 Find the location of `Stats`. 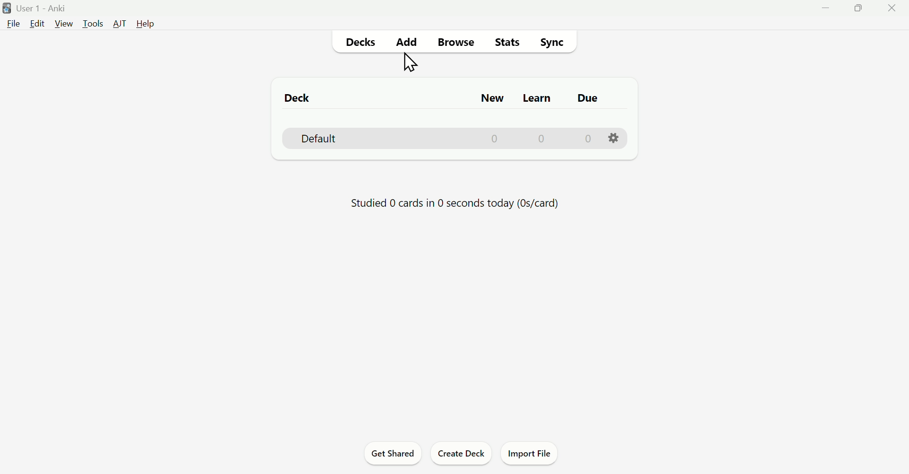

Stats is located at coordinates (509, 42).